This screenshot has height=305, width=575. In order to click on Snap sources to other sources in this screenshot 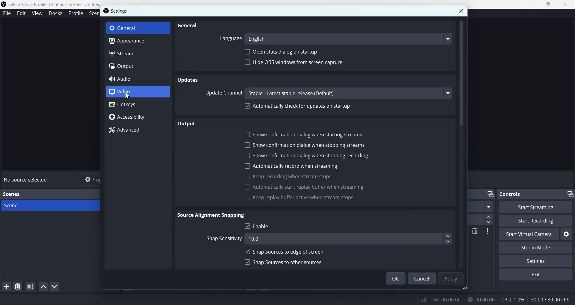, I will do `click(283, 263)`.